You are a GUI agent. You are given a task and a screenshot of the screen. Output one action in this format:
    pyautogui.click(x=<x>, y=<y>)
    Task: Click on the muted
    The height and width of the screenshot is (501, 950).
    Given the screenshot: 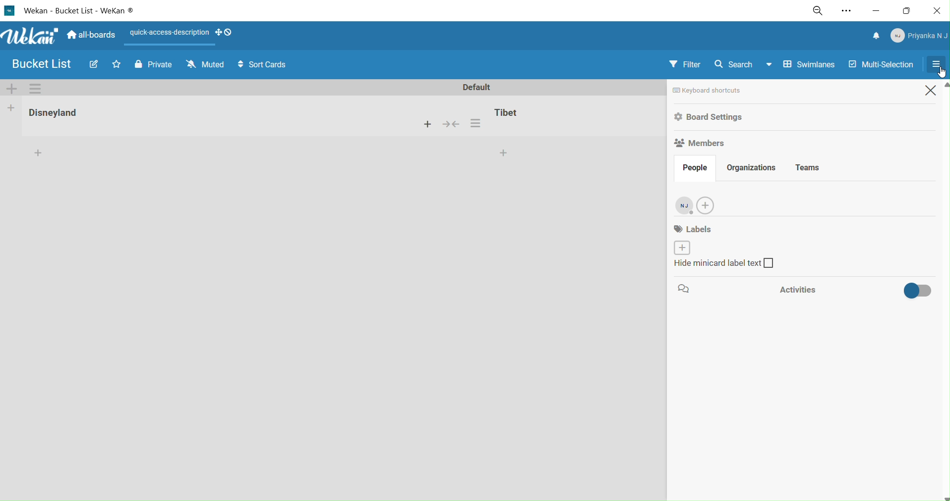 What is the action you would take?
    pyautogui.click(x=203, y=63)
    